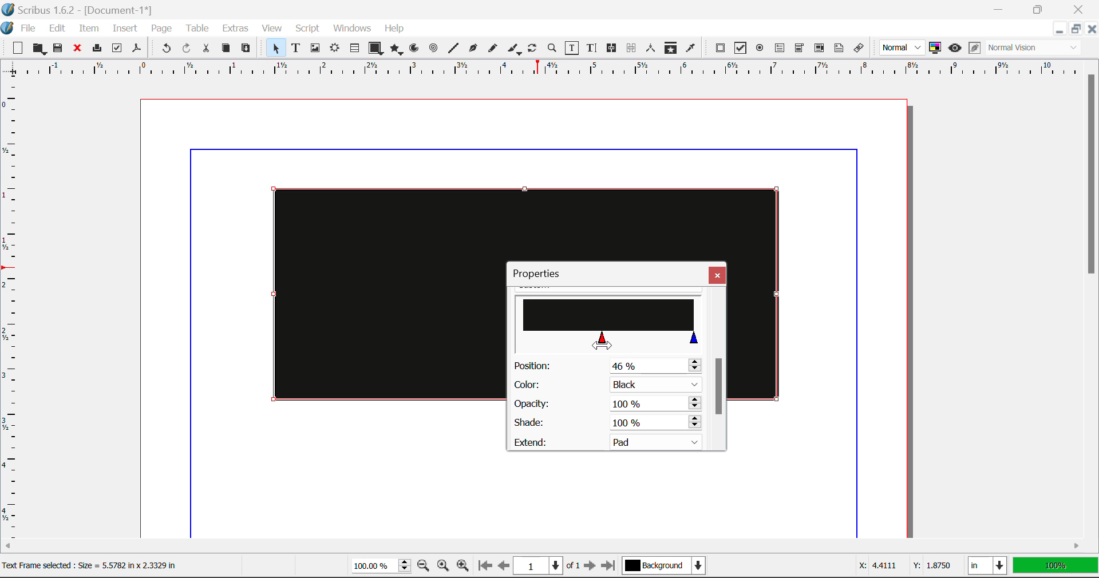  Describe the element at coordinates (89, 30) in the screenshot. I see `Item` at that location.